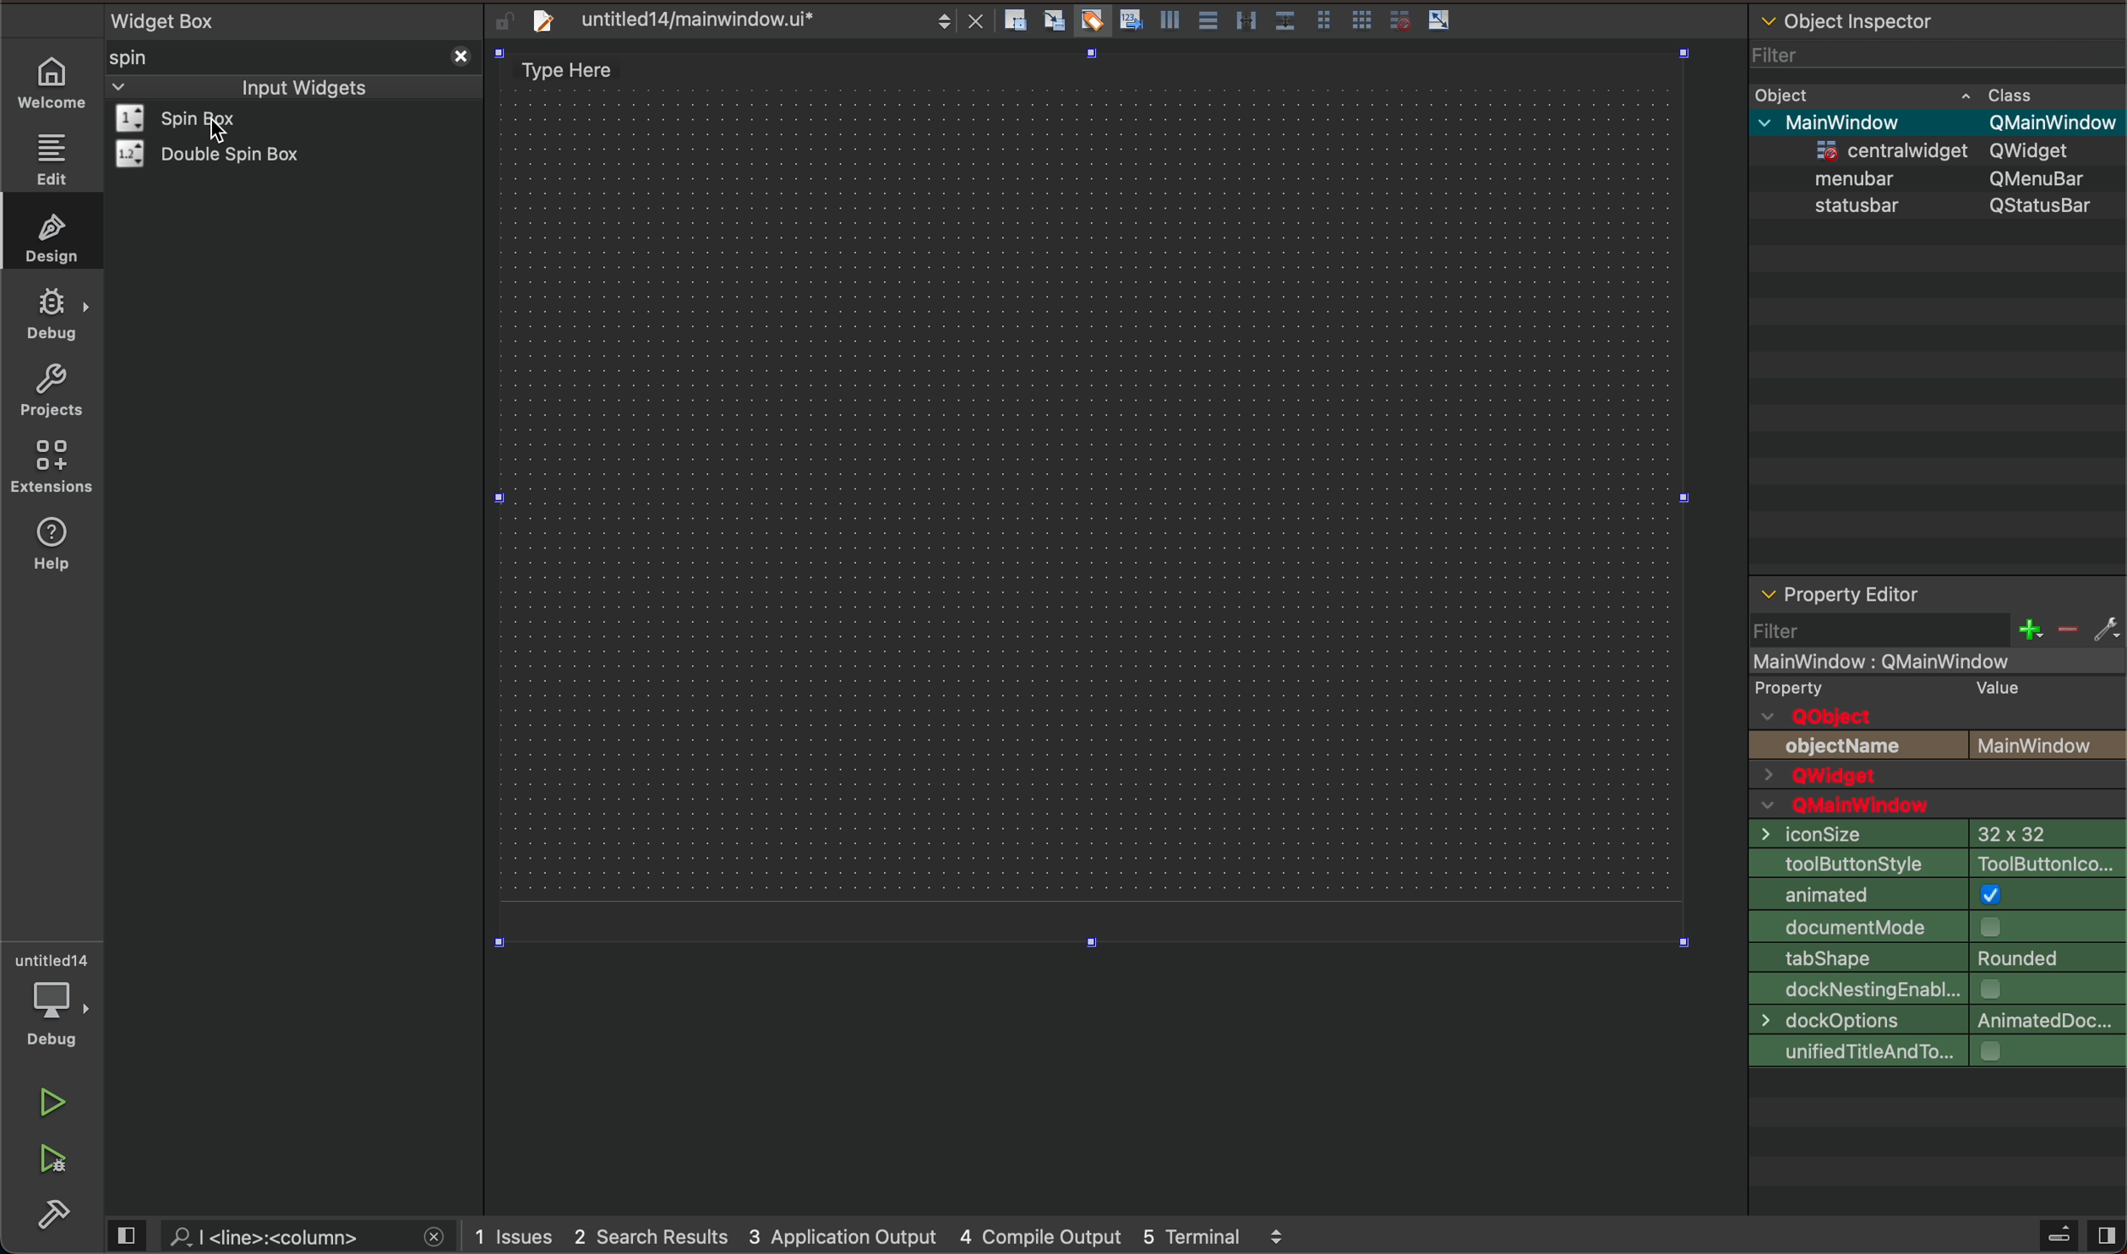 Image resolution: width=2127 pixels, height=1254 pixels. Describe the element at coordinates (1870, 806) in the screenshot. I see `text` at that location.